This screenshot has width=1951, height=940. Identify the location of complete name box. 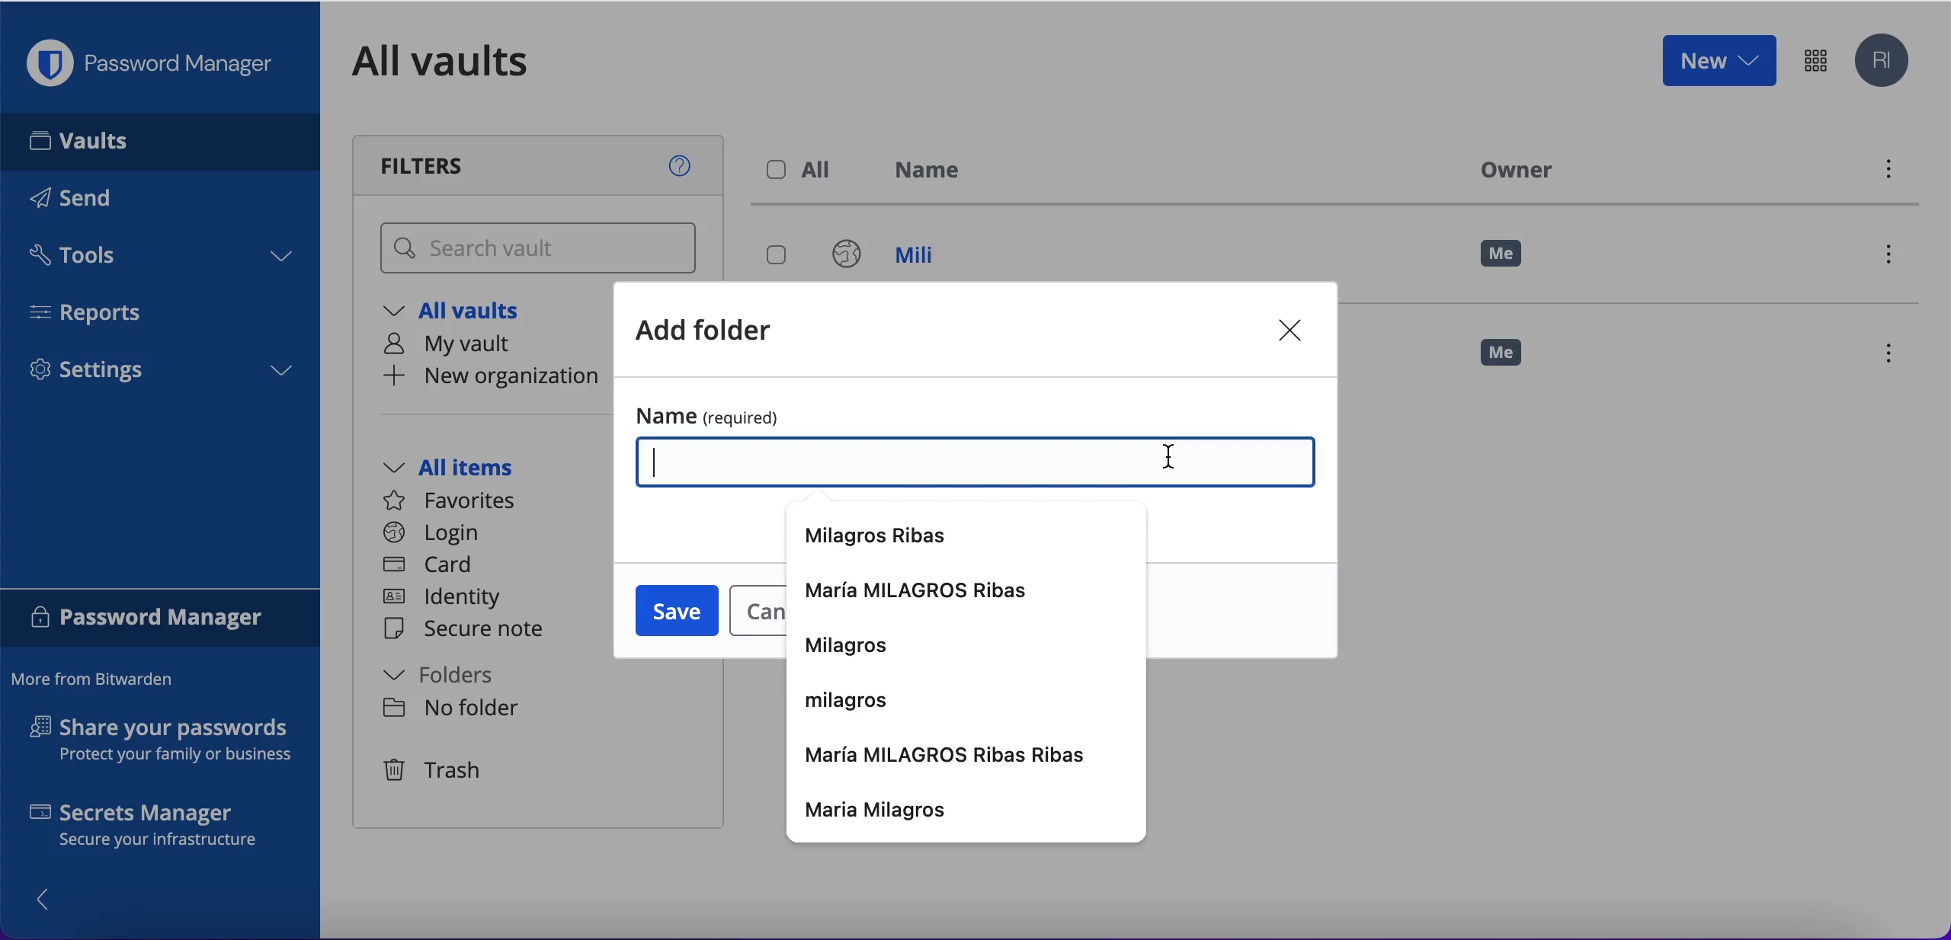
(979, 465).